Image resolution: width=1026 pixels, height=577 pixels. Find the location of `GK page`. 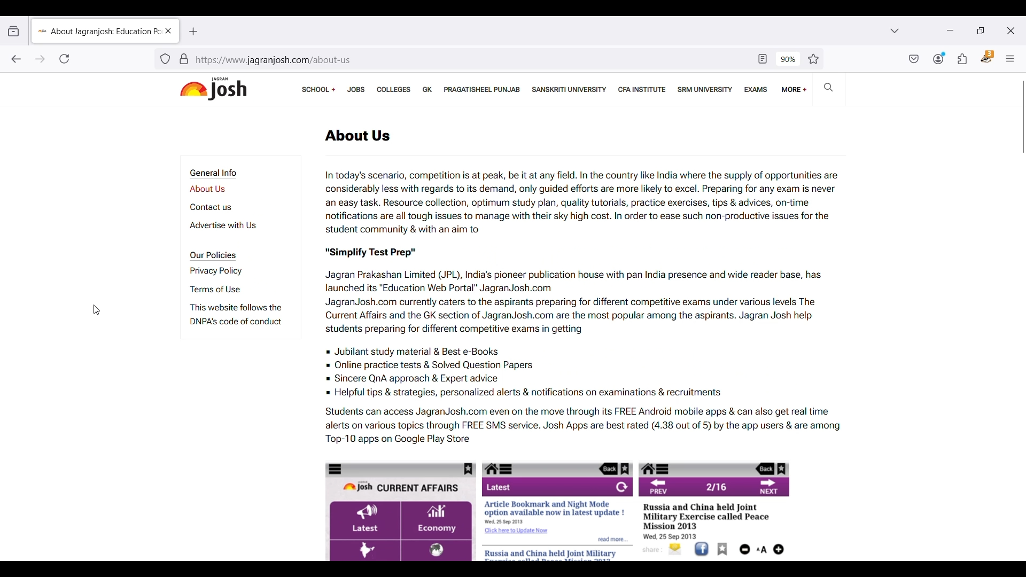

GK page is located at coordinates (428, 89).